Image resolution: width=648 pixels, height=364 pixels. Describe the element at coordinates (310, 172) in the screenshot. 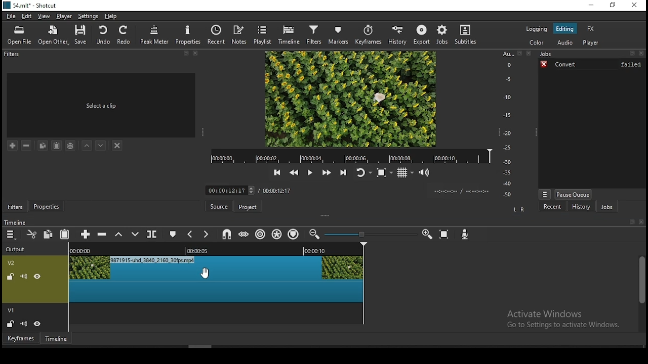

I see `play/pause` at that location.